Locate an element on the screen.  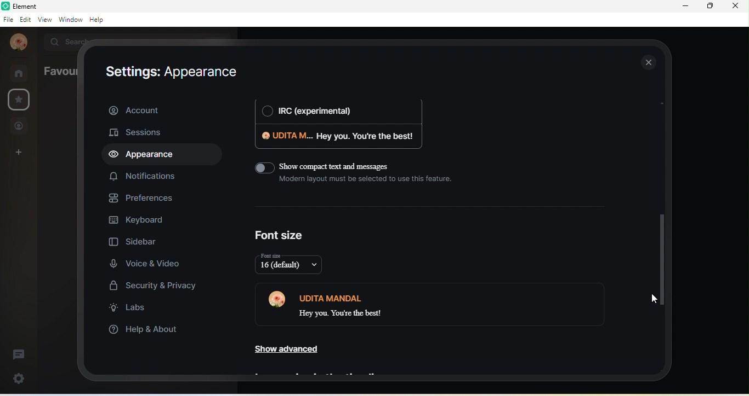
16  is located at coordinates (293, 265).